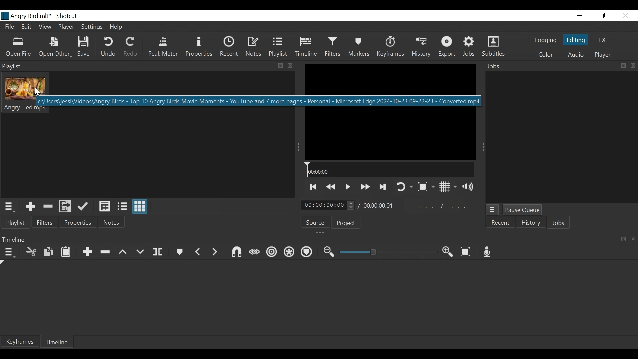  Describe the element at coordinates (230, 47) in the screenshot. I see `Recent` at that location.